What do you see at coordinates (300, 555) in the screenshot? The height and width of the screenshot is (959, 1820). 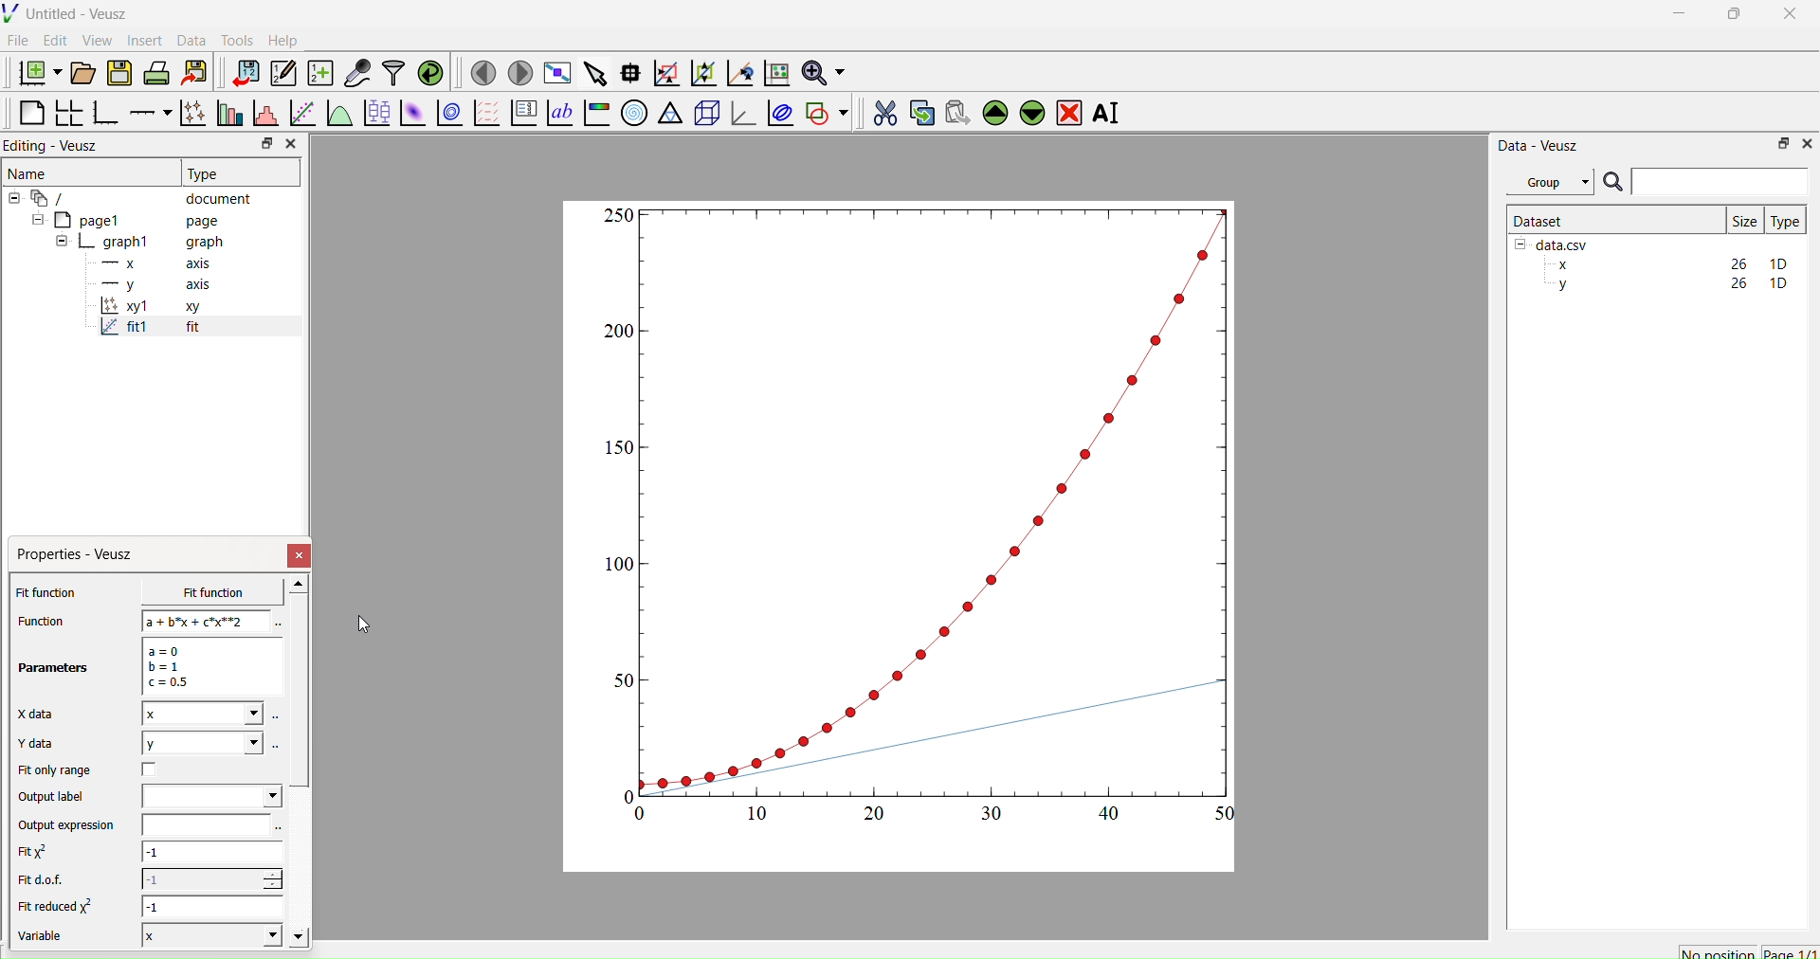 I see `Close` at bounding box center [300, 555].